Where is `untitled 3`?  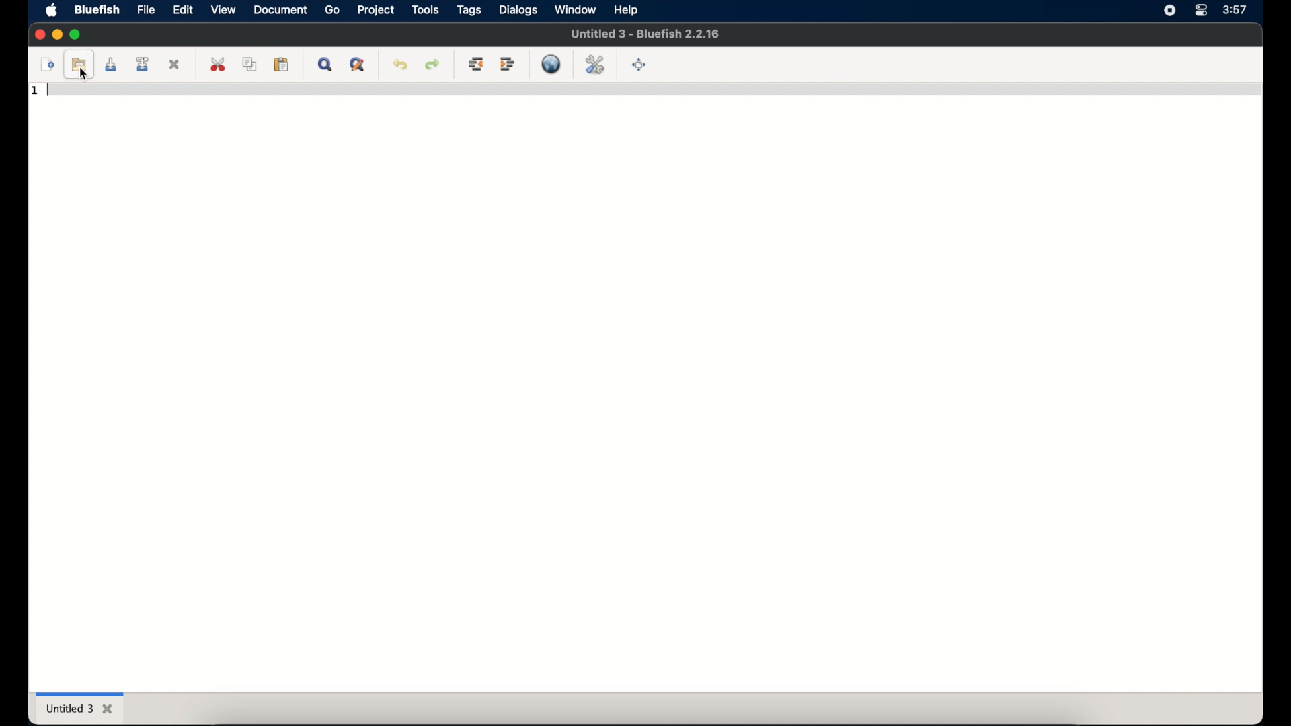
untitled 3 is located at coordinates (78, 707).